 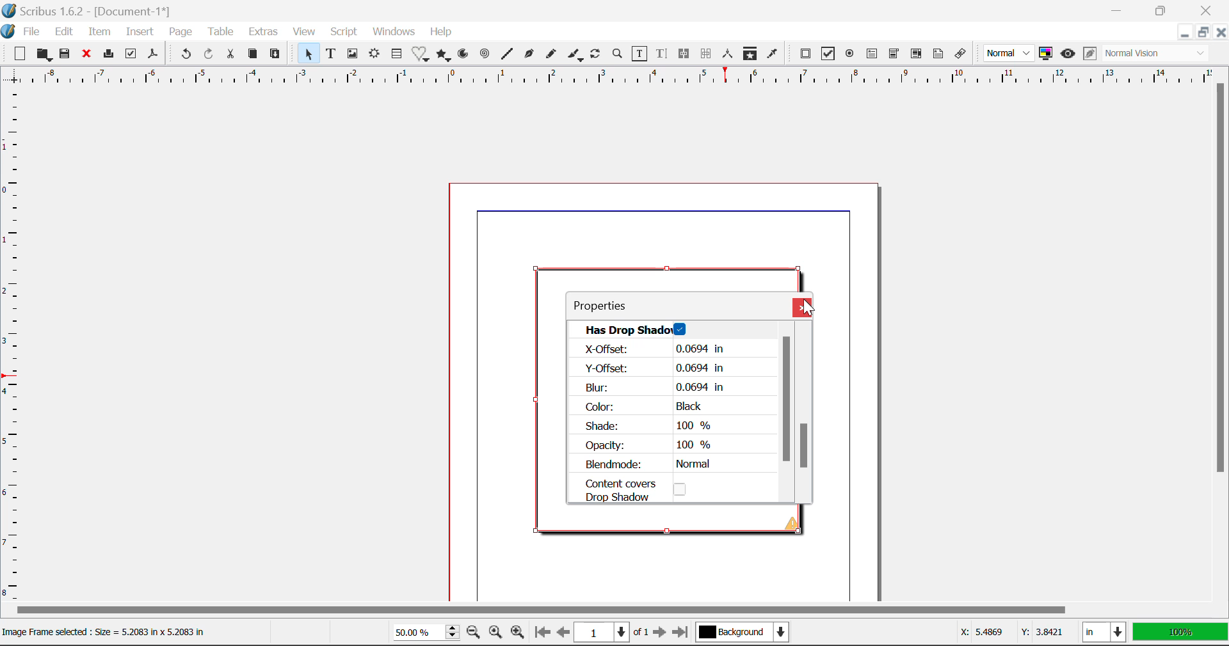 What do you see at coordinates (828, 54) in the screenshot?
I see `Pdf Checkbox` at bounding box center [828, 54].